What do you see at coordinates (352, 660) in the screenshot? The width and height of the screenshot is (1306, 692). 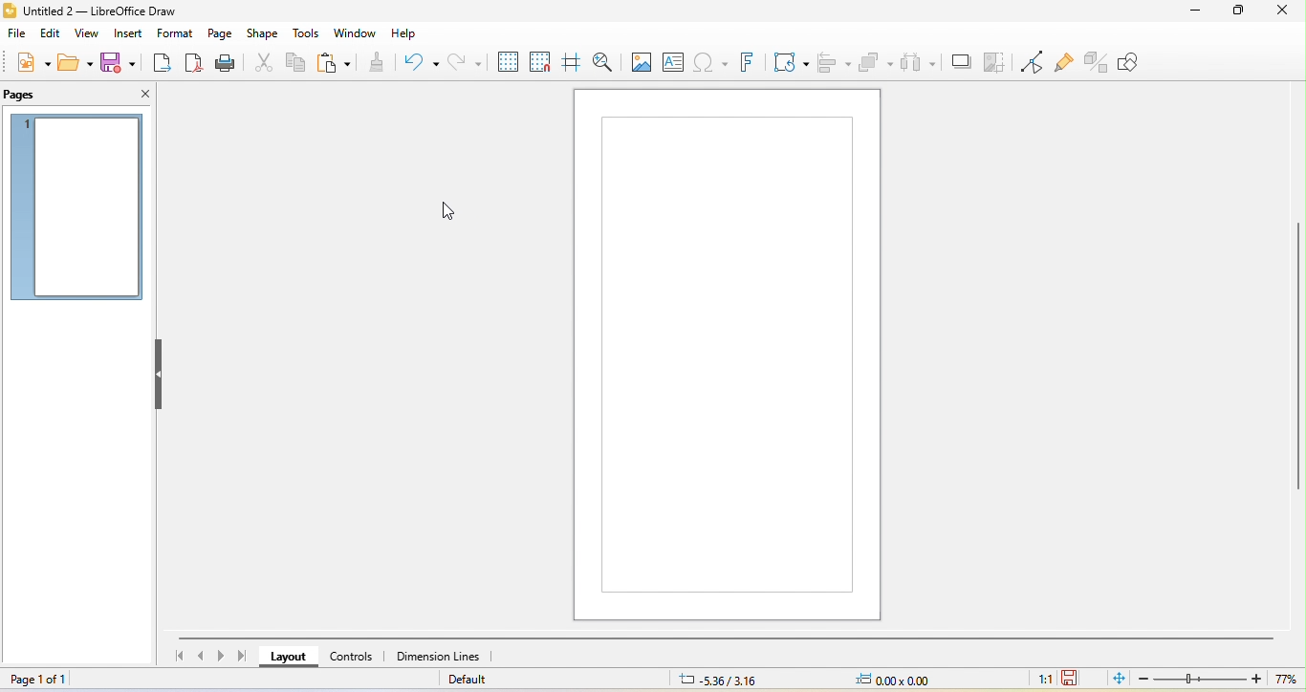 I see `control` at bounding box center [352, 660].